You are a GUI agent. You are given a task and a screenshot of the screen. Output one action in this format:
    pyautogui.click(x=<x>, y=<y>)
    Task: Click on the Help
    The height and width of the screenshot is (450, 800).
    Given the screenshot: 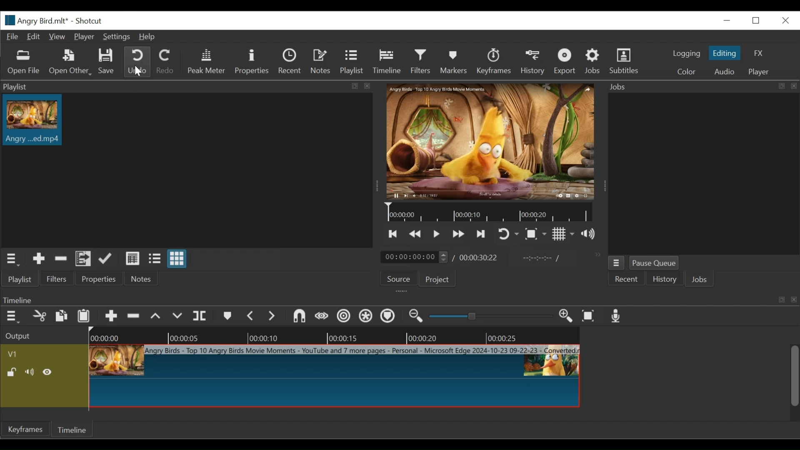 What is the action you would take?
    pyautogui.click(x=148, y=36)
    